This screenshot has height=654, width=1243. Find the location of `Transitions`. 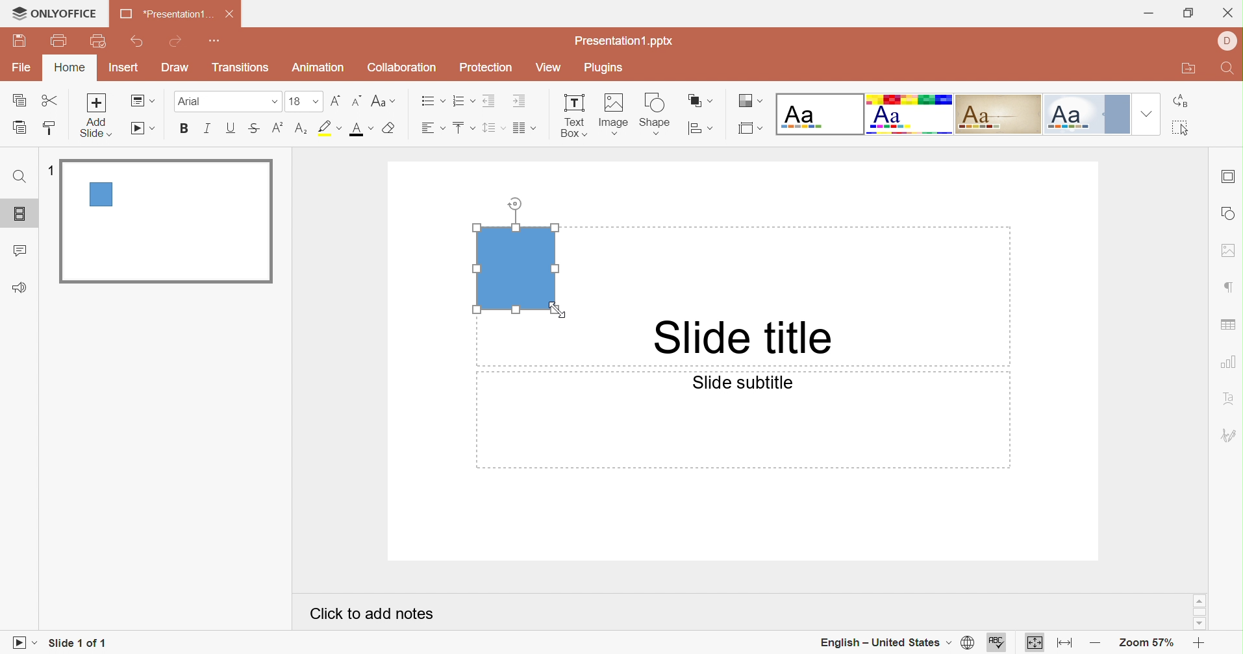

Transitions is located at coordinates (242, 67).